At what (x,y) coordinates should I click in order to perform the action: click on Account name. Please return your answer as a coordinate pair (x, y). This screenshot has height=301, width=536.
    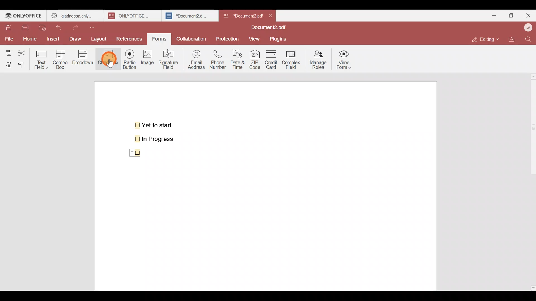
    Looking at the image, I should click on (528, 27).